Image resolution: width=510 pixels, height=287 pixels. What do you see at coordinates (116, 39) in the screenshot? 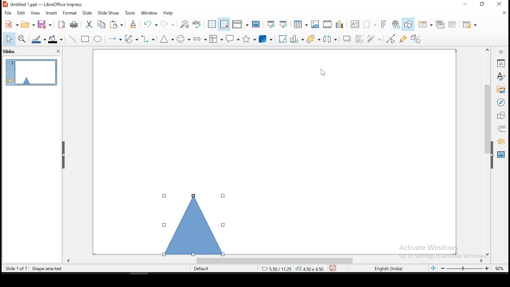
I see `lines and arrows` at bounding box center [116, 39].